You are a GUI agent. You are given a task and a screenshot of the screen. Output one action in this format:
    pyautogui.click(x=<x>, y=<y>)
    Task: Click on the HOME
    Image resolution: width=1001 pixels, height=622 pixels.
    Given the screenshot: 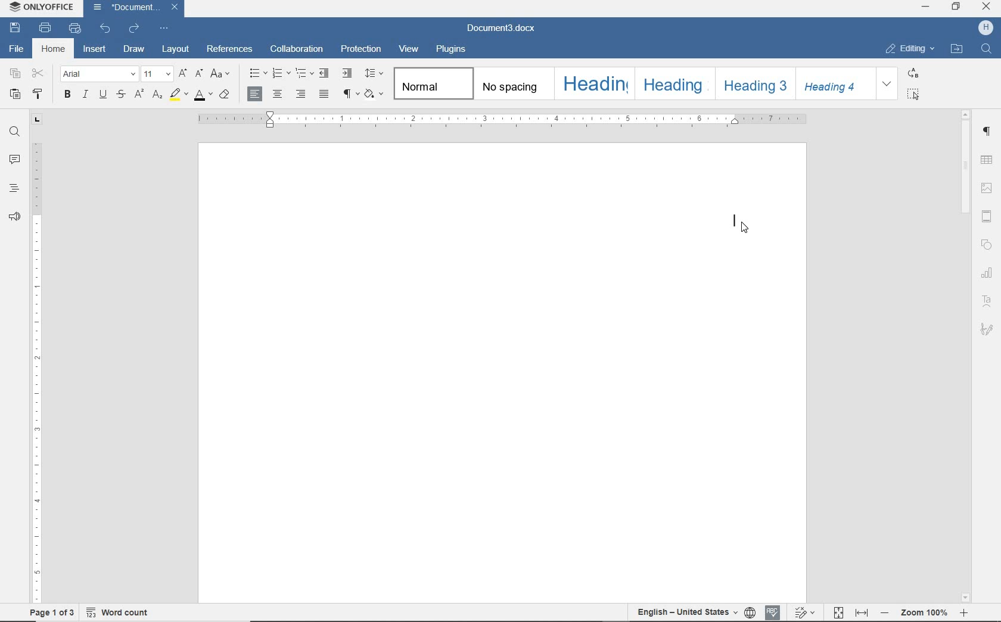 What is the action you would take?
    pyautogui.click(x=54, y=49)
    